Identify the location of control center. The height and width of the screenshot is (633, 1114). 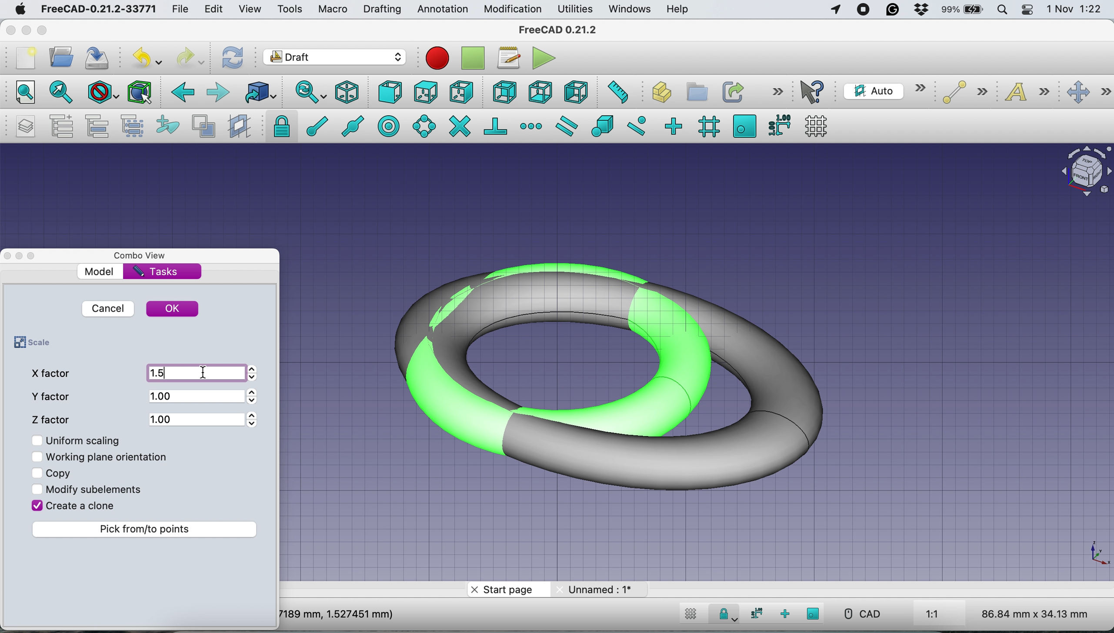
(1027, 11).